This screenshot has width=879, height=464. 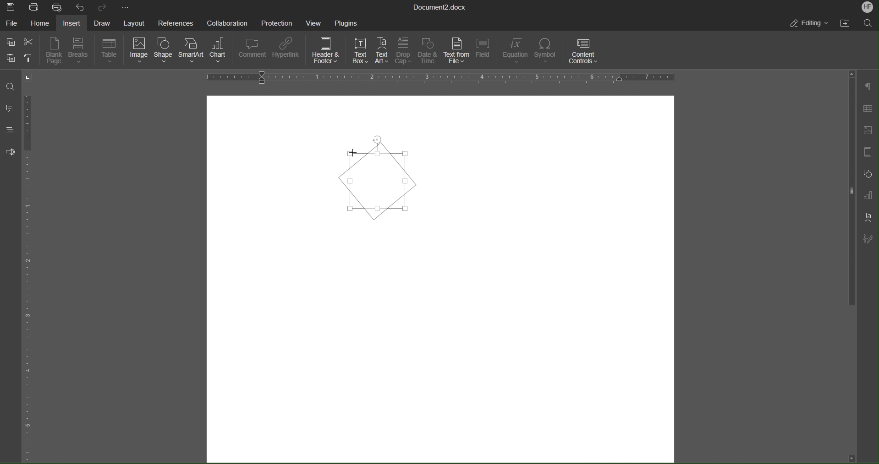 I want to click on Equation, so click(x=515, y=51).